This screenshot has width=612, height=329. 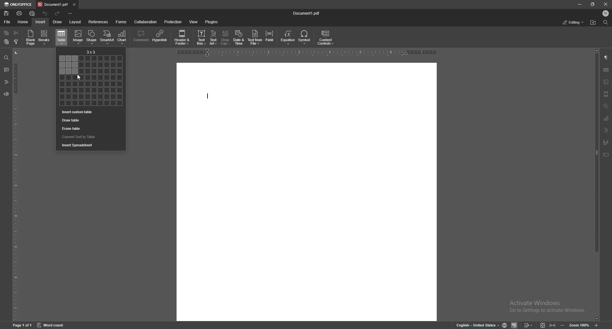 I want to click on change text language, so click(x=477, y=325).